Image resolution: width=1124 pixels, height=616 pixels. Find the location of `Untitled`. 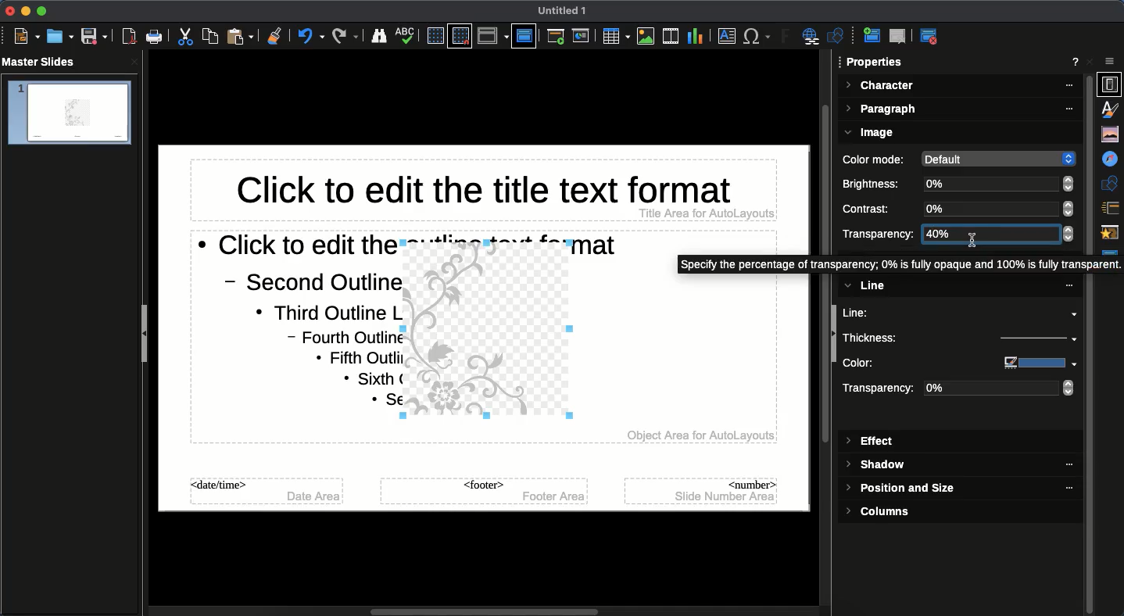

Untitled is located at coordinates (563, 11).